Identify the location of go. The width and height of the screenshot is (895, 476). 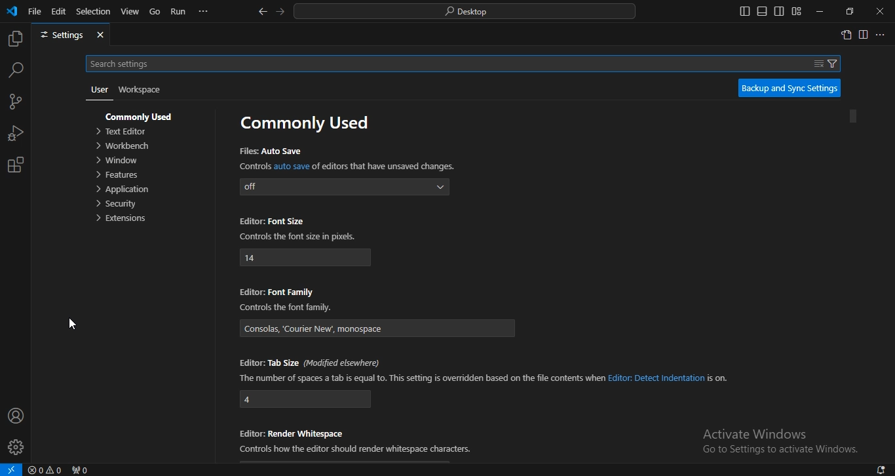
(155, 12).